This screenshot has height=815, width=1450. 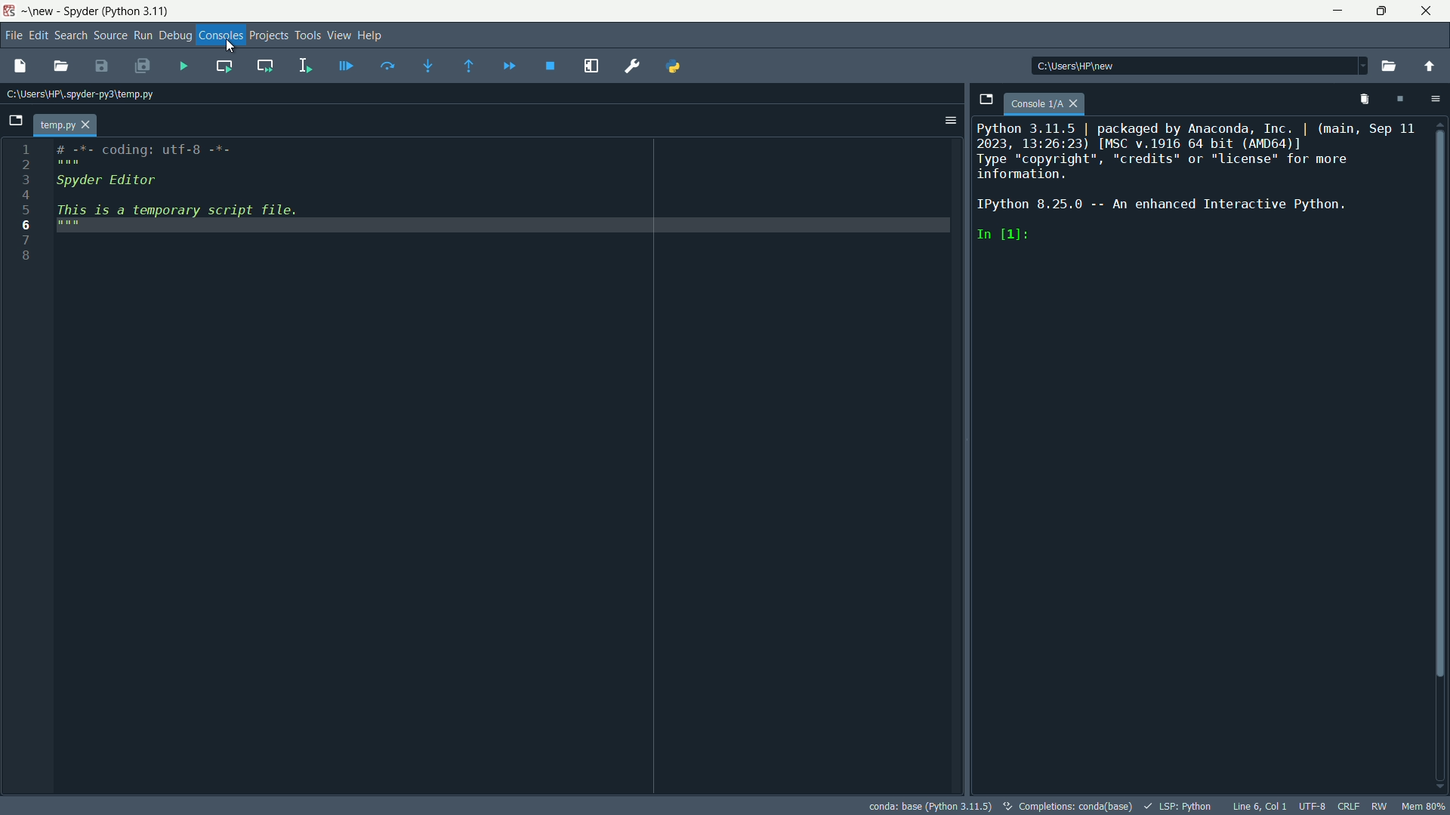 I want to click on source menu, so click(x=110, y=35).